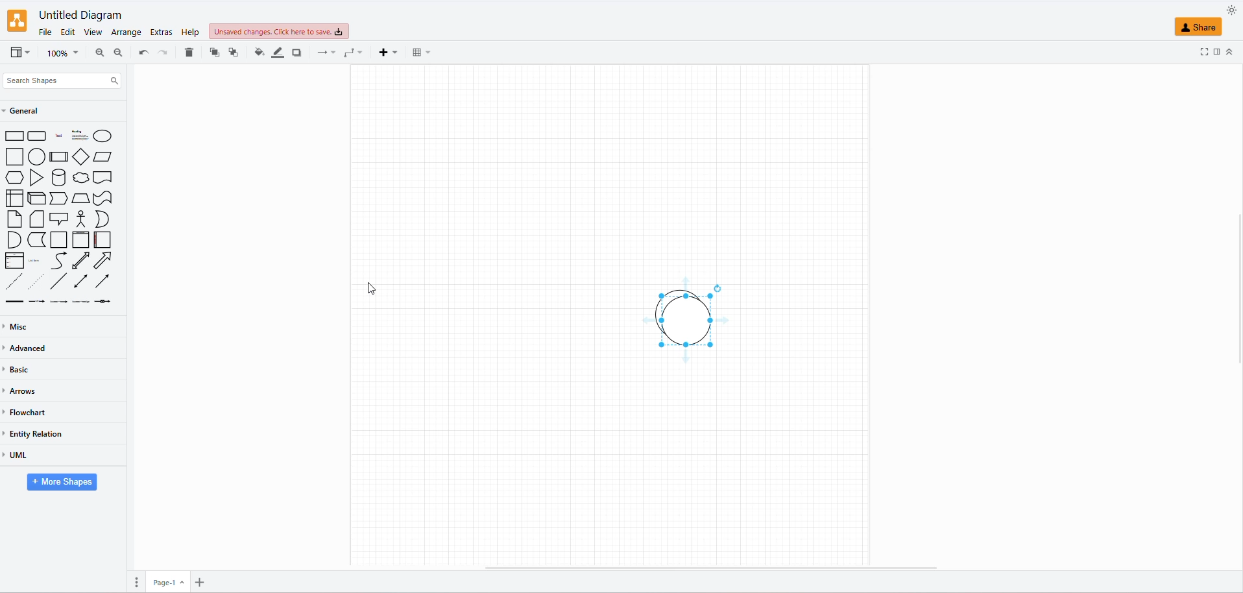  I want to click on DASHED LINE, so click(12, 280).